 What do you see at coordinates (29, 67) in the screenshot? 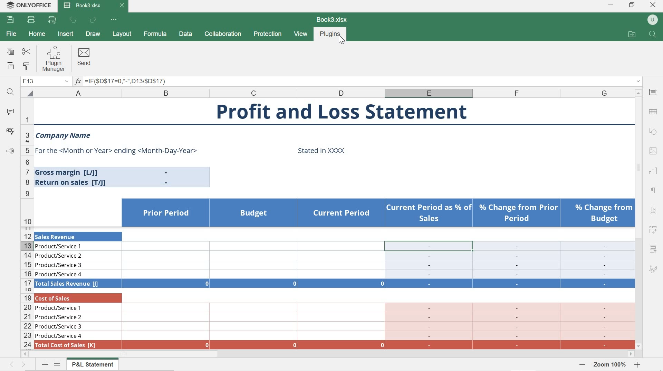
I see `copy style` at bounding box center [29, 67].